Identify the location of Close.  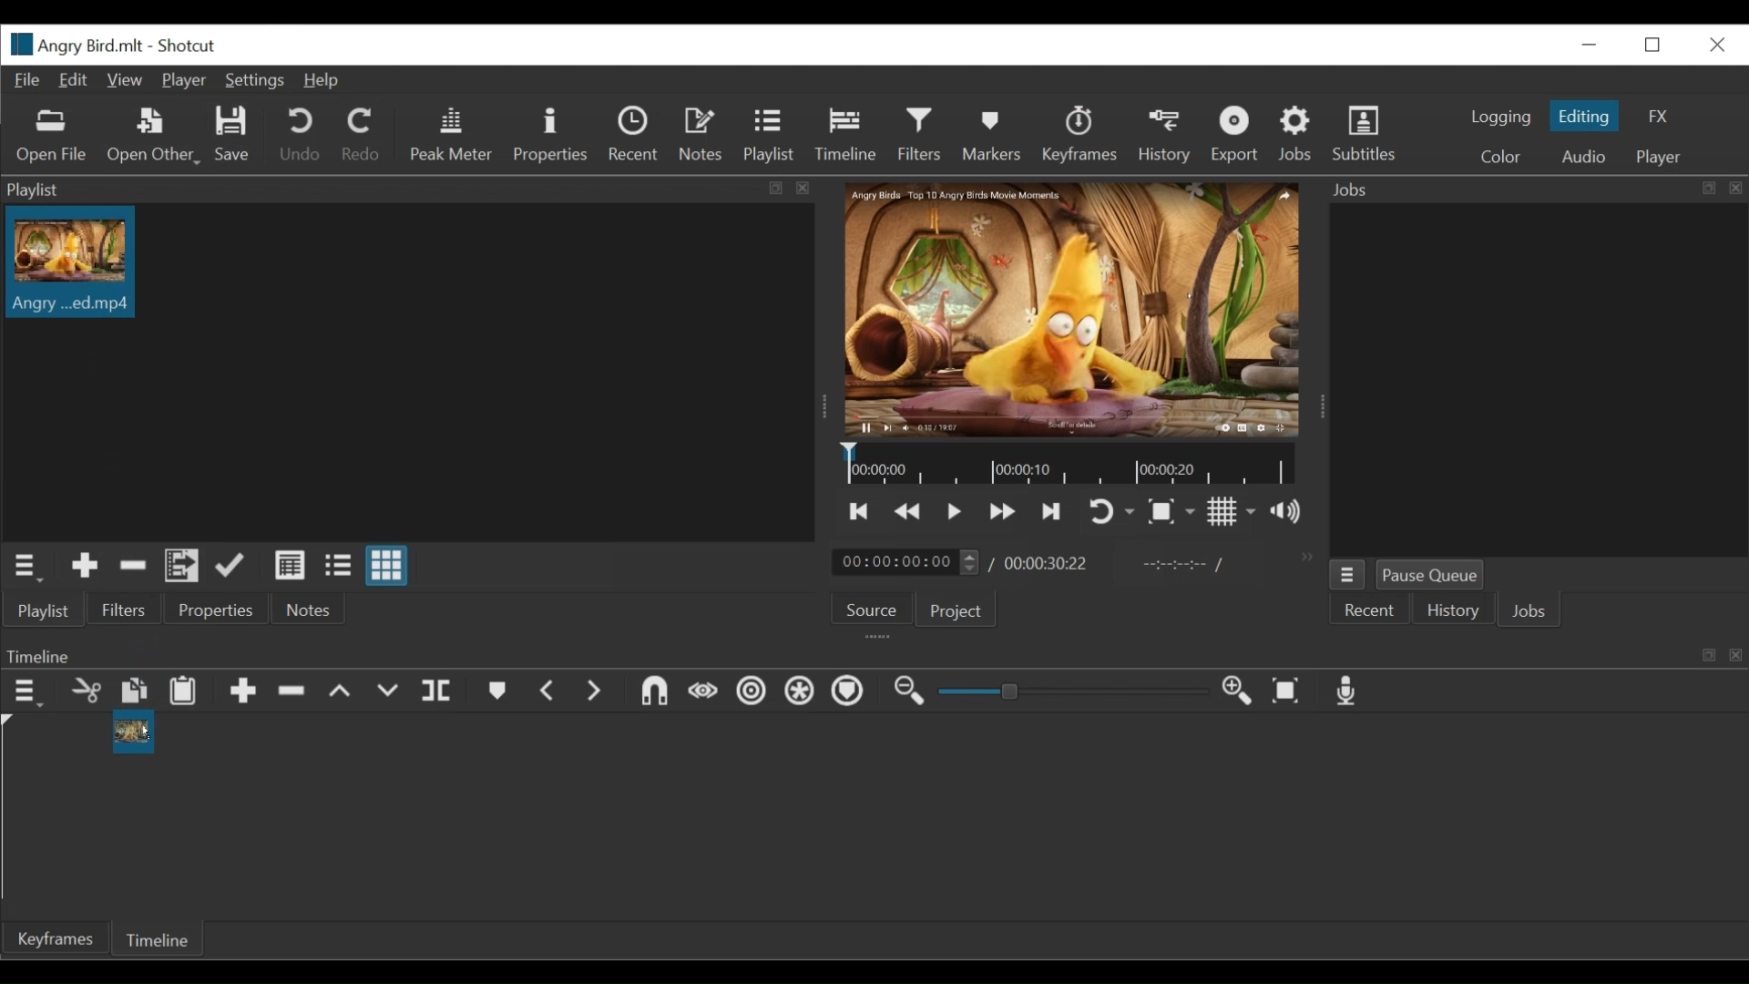
(1715, 46).